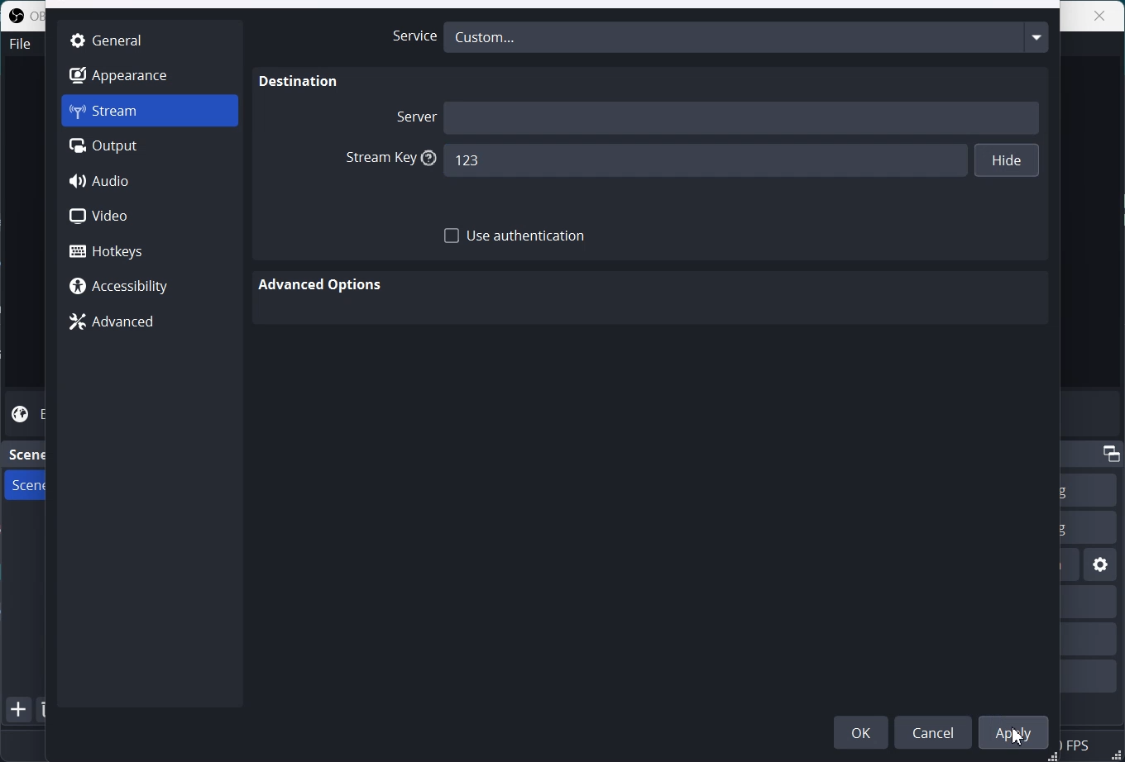 This screenshot has width=1125, height=762. Describe the element at coordinates (702, 161) in the screenshot. I see `123` at that location.